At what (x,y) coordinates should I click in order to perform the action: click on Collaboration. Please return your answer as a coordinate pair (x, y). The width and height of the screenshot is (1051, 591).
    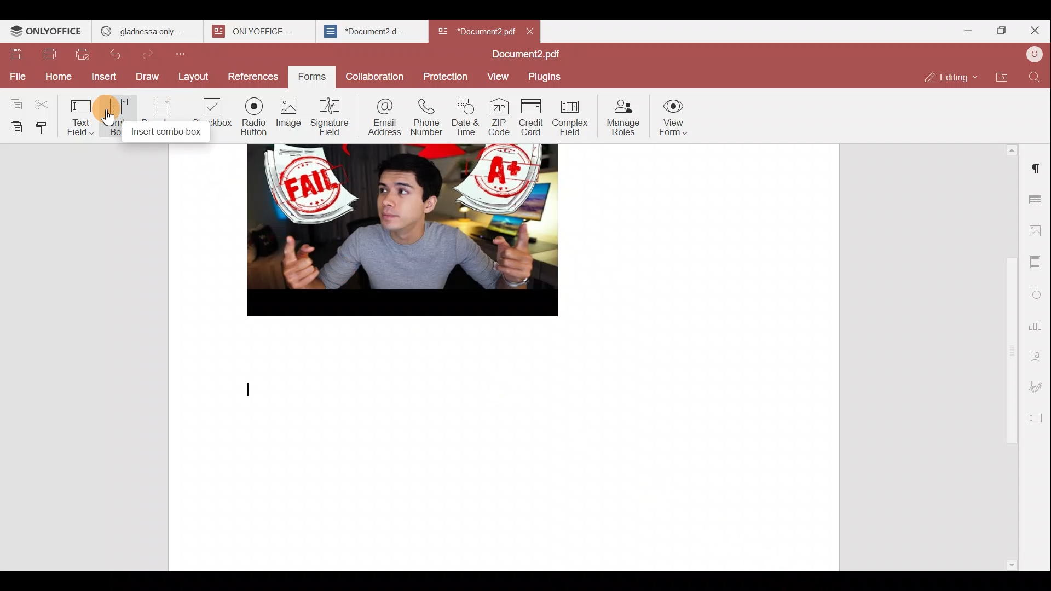
    Looking at the image, I should click on (374, 76).